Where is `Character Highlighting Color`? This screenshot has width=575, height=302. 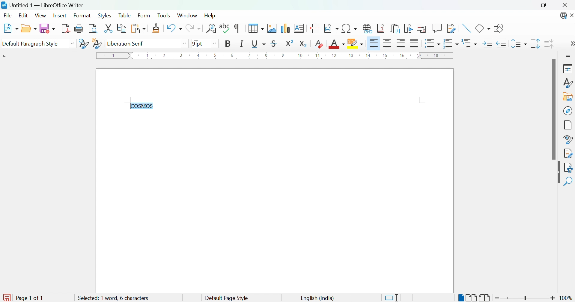
Character Highlighting Color is located at coordinates (354, 43).